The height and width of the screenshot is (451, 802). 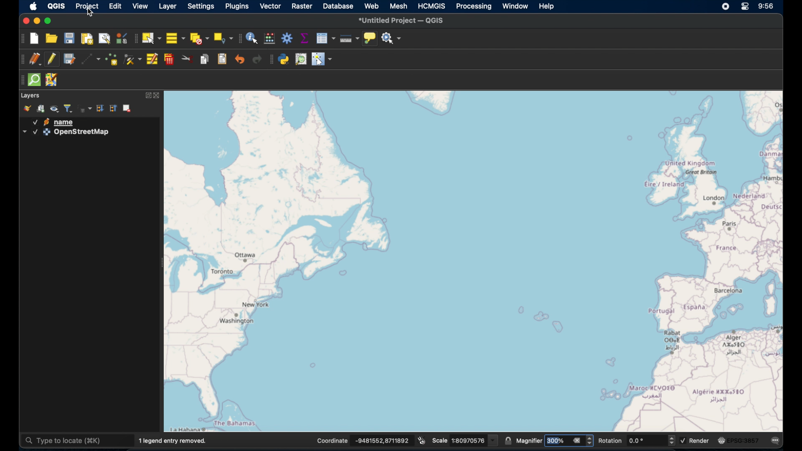 I want to click on openstreetmap, so click(x=66, y=133).